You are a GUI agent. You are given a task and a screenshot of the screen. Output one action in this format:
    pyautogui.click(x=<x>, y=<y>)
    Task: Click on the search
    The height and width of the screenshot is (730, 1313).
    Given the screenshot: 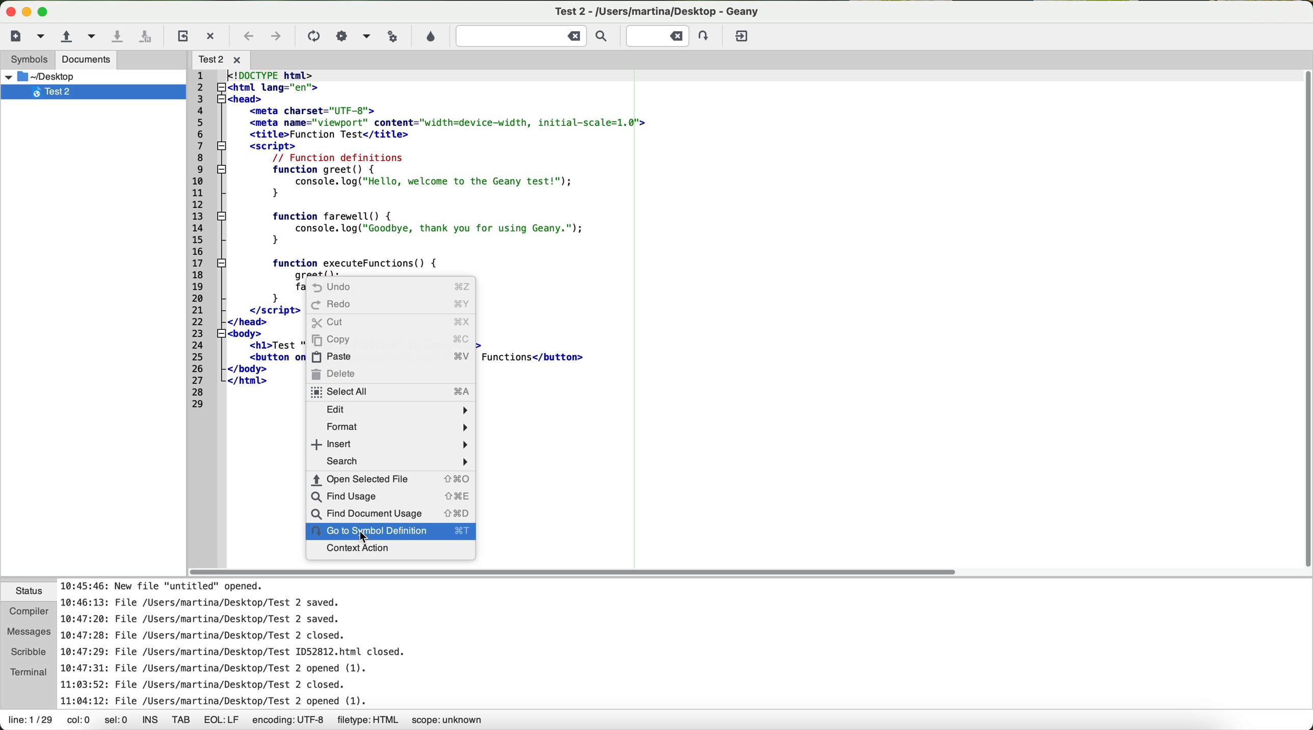 What is the action you would take?
    pyautogui.click(x=392, y=461)
    